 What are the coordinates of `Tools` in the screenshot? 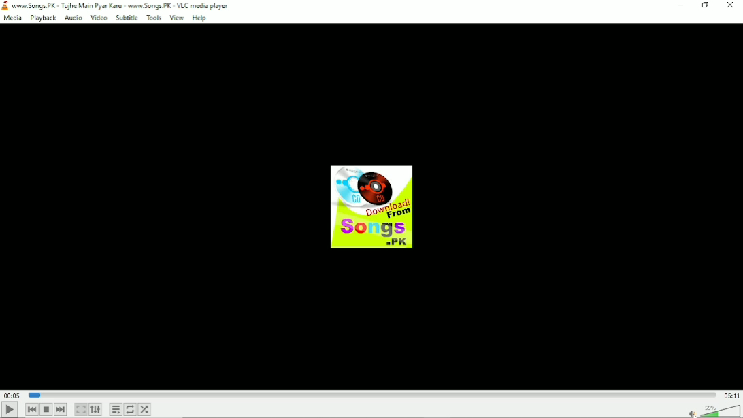 It's located at (153, 18).